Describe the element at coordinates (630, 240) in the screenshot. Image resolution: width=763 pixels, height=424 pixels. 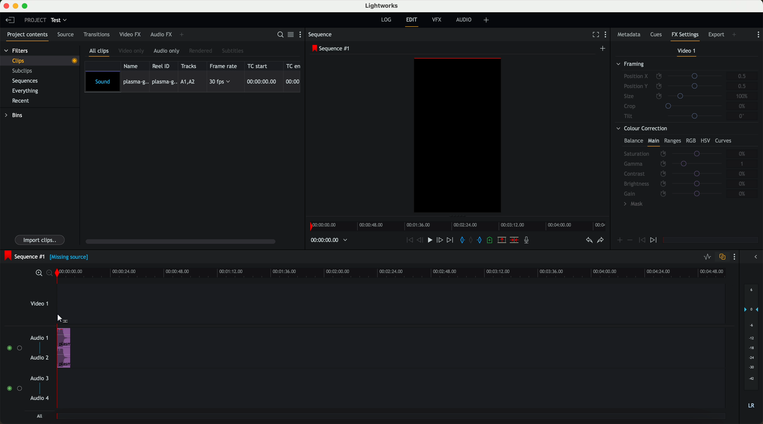
I see `remove keyframe` at that location.